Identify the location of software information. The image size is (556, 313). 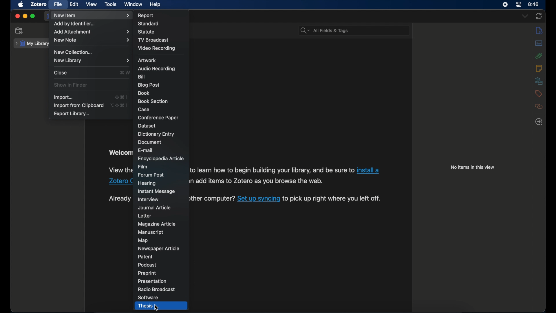
(260, 182).